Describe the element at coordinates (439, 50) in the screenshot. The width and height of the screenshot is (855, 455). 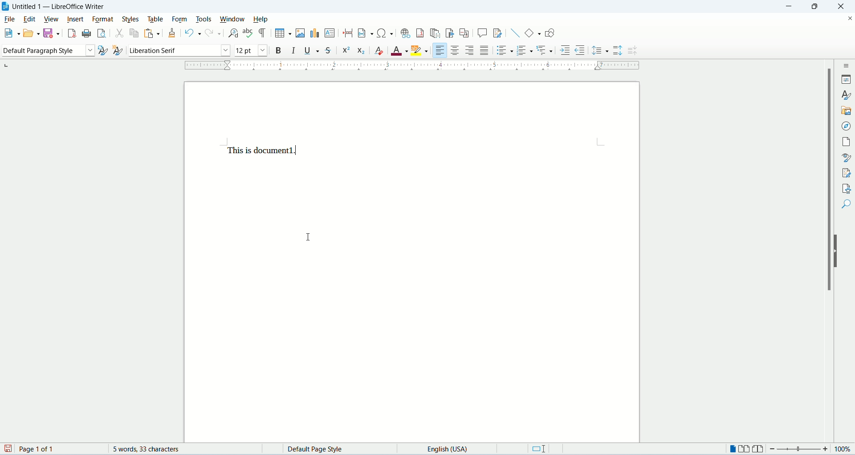
I see `align left` at that location.